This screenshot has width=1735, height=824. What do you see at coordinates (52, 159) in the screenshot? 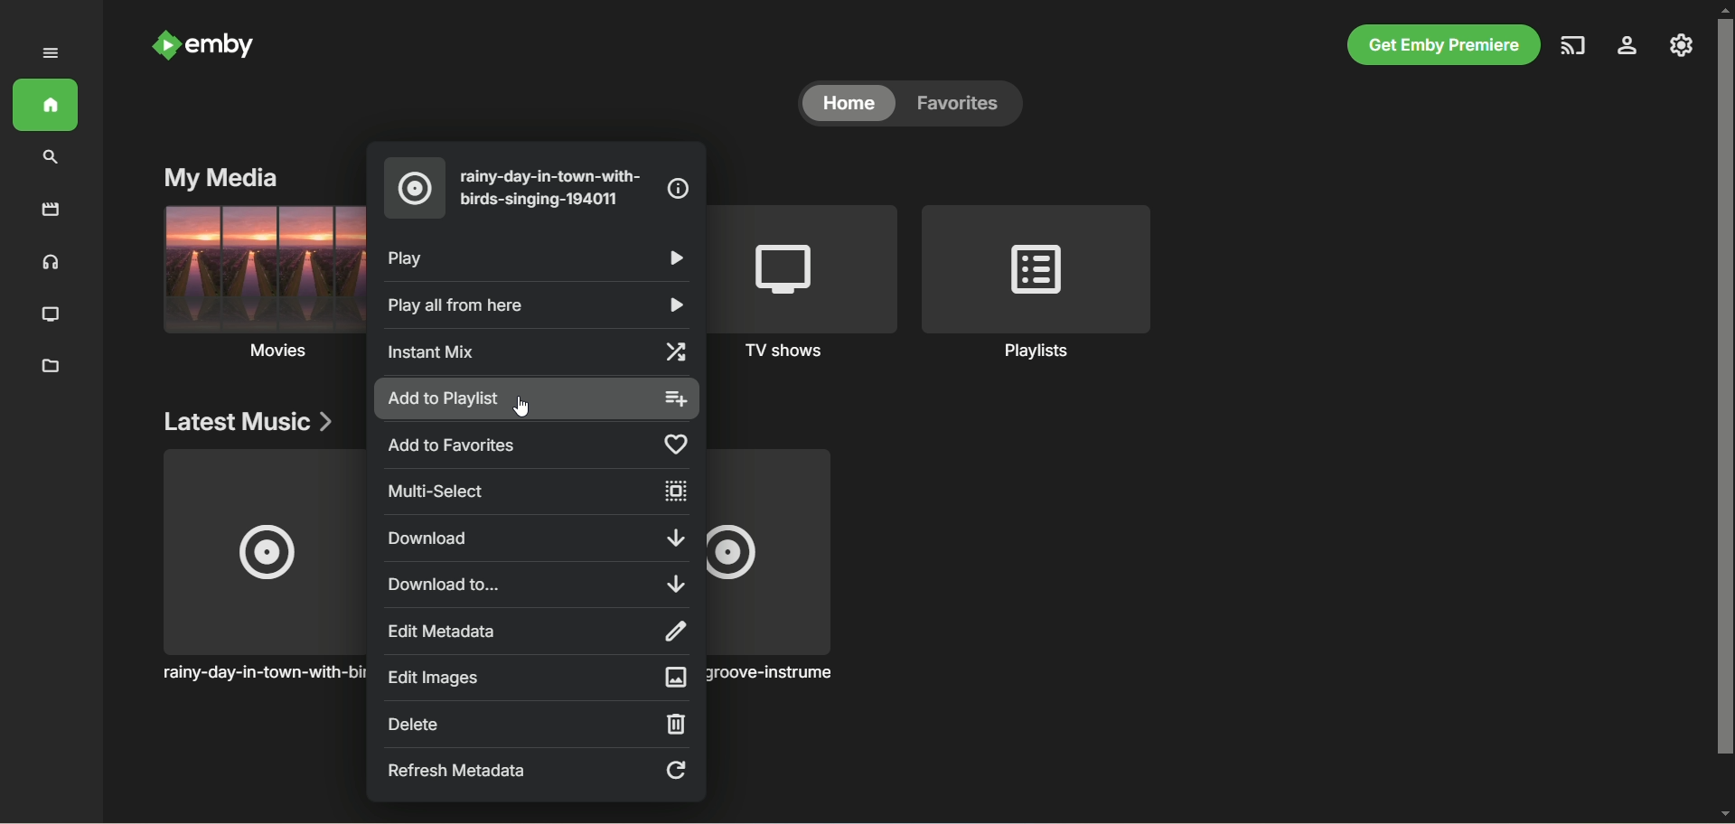
I see `search` at bounding box center [52, 159].